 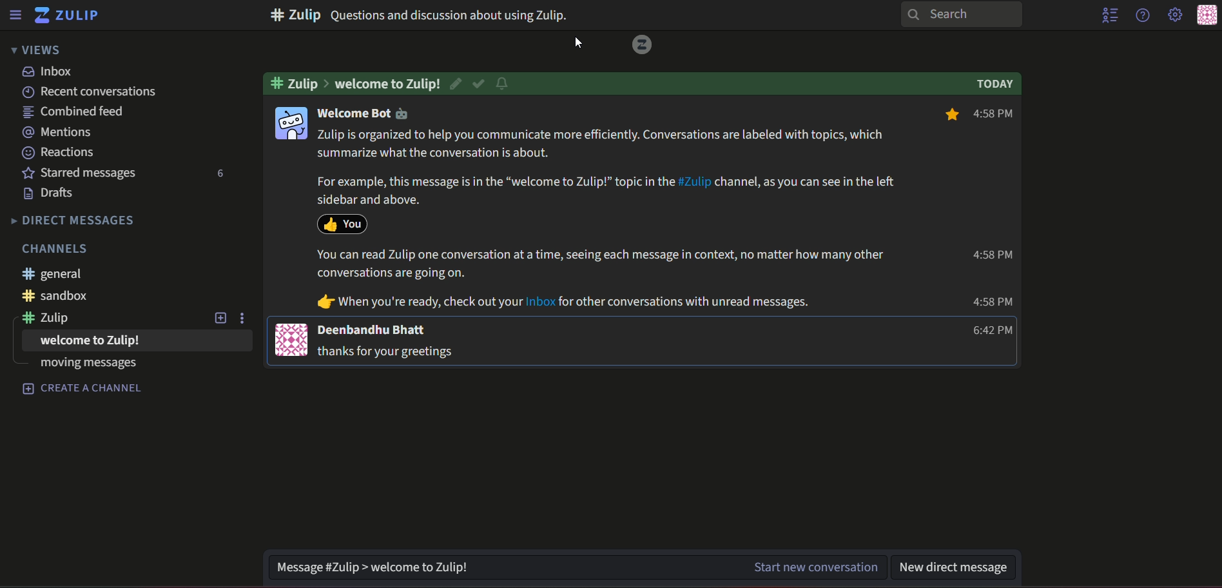 I want to click on Welcome bot, so click(x=370, y=114).